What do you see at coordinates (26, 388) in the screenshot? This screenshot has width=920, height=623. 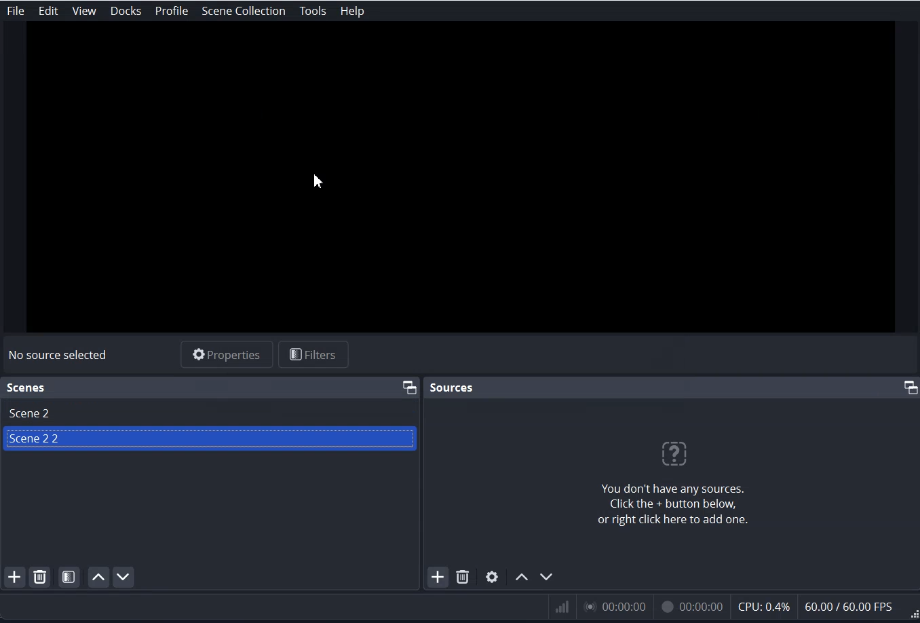 I see `Scenes` at bounding box center [26, 388].